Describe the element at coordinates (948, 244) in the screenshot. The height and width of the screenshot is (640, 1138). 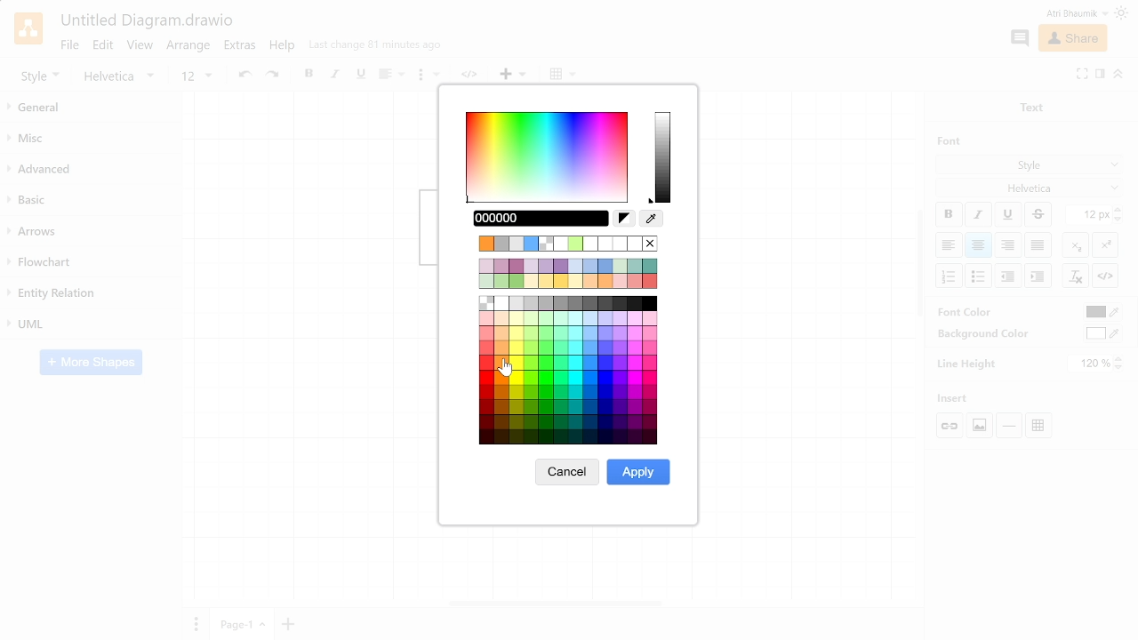
I see `Allign left` at that location.